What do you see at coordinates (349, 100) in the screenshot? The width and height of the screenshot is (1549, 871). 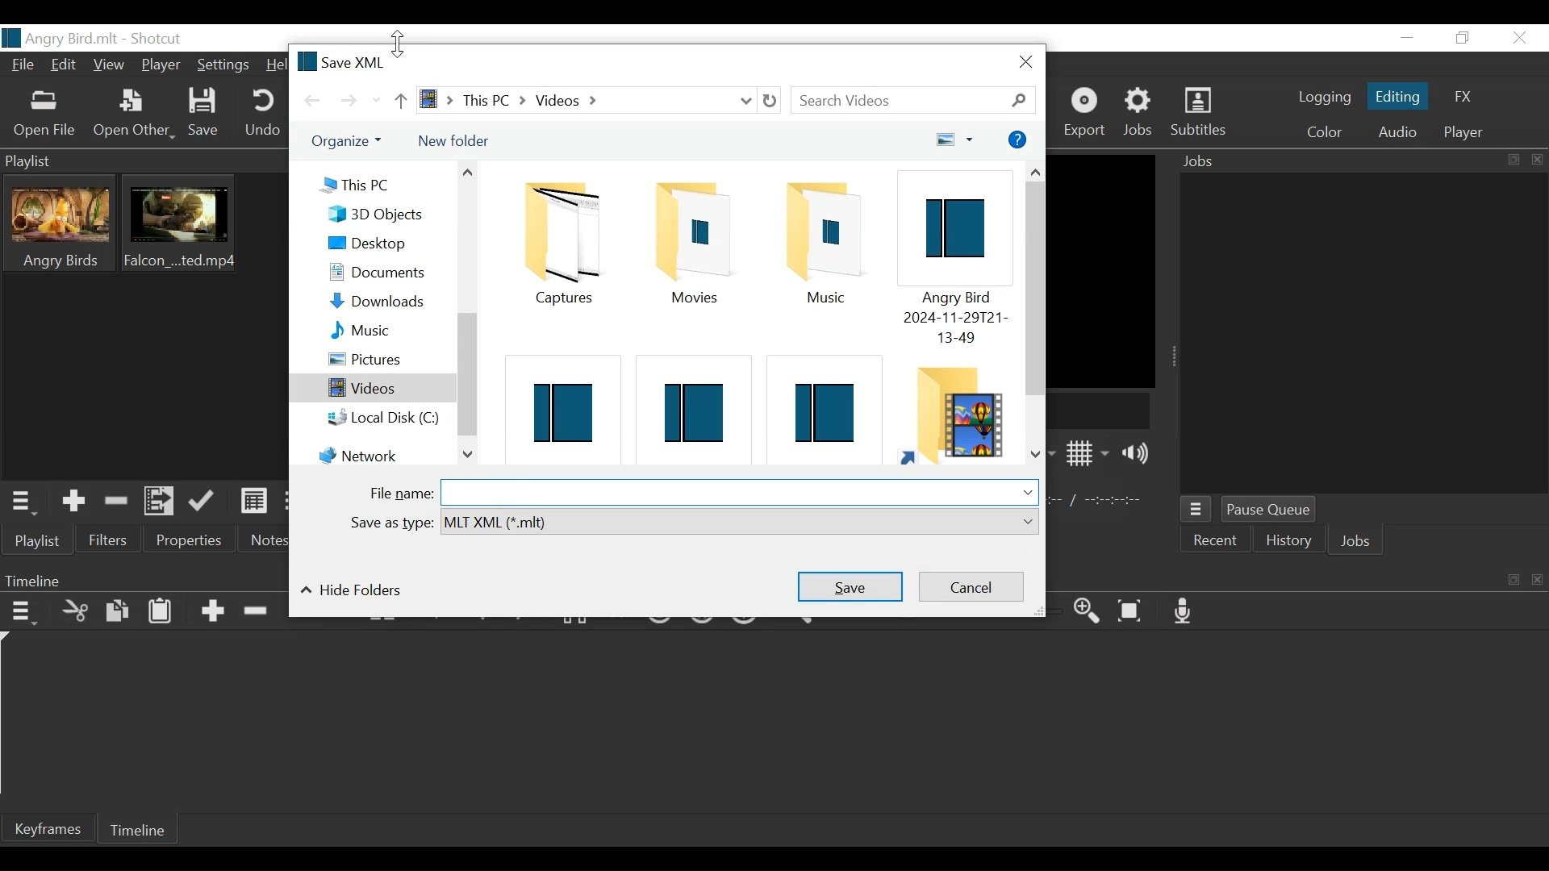 I see `Go forward` at bounding box center [349, 100].